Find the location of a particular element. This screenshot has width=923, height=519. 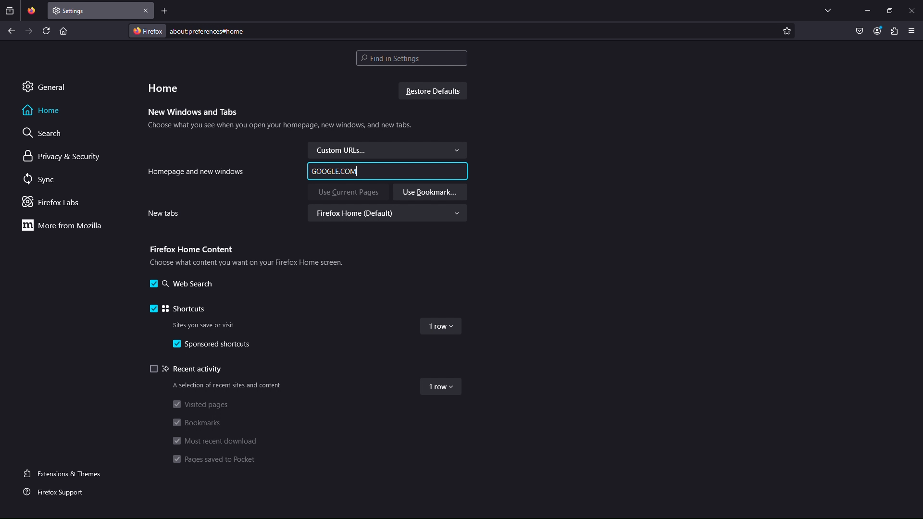

Web Search is located at coordinates (180, 284).